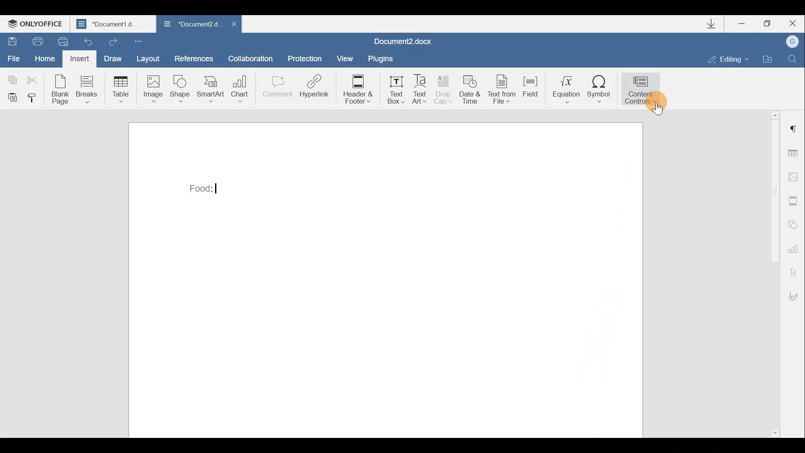  Describe the element at coordinates (471, 91) in the screenshot. I see `Date & time` at that location.